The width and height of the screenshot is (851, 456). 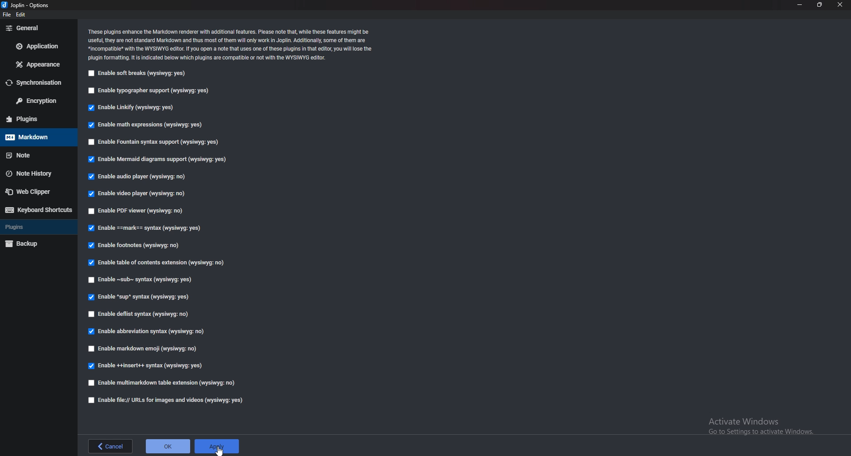 What do you see at coordinates (35, 118) in the screenshot?
I see `plugins` at bounding box center [35, 118].